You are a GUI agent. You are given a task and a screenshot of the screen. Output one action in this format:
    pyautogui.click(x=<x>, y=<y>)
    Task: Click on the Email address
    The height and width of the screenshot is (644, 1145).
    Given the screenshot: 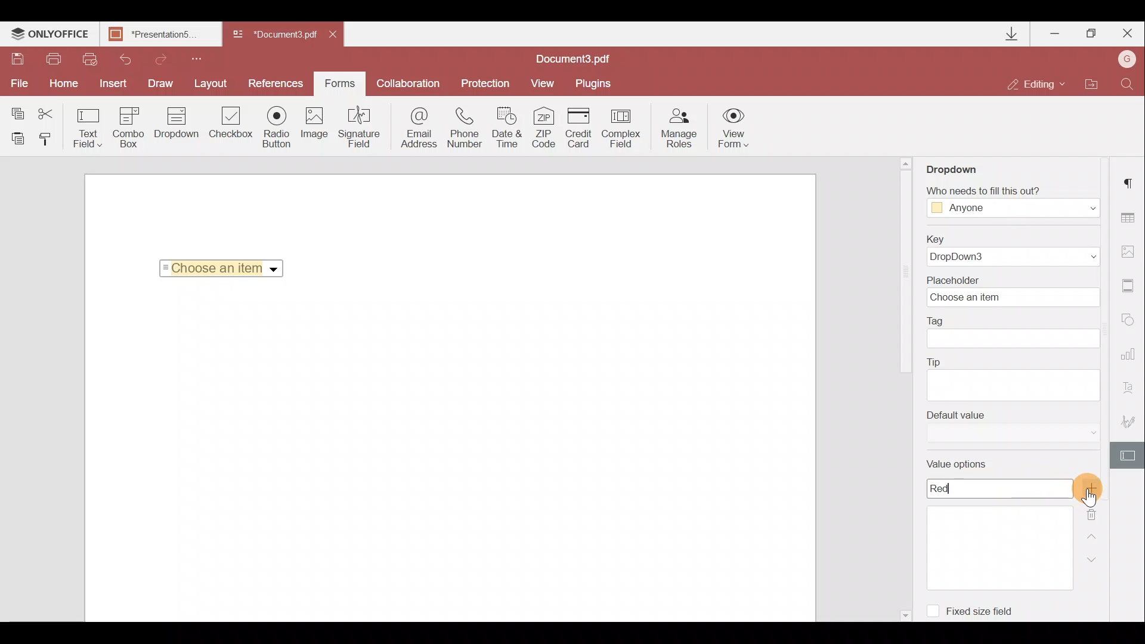 What is the action you would take?
    pyautogui.click(x=414, y=131)
    